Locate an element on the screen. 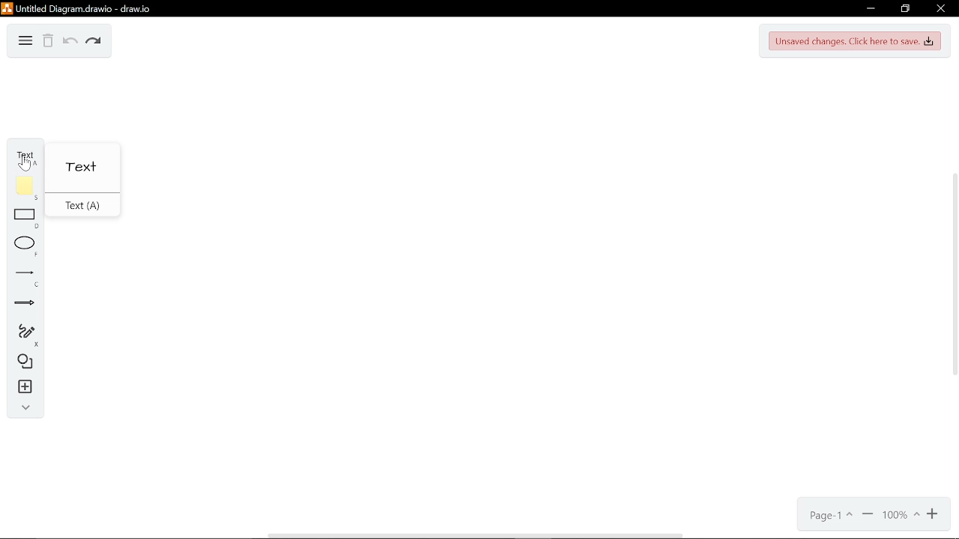 The height and width of the screenshot is (539, 959). cursor is located at coordinates (23, 165).